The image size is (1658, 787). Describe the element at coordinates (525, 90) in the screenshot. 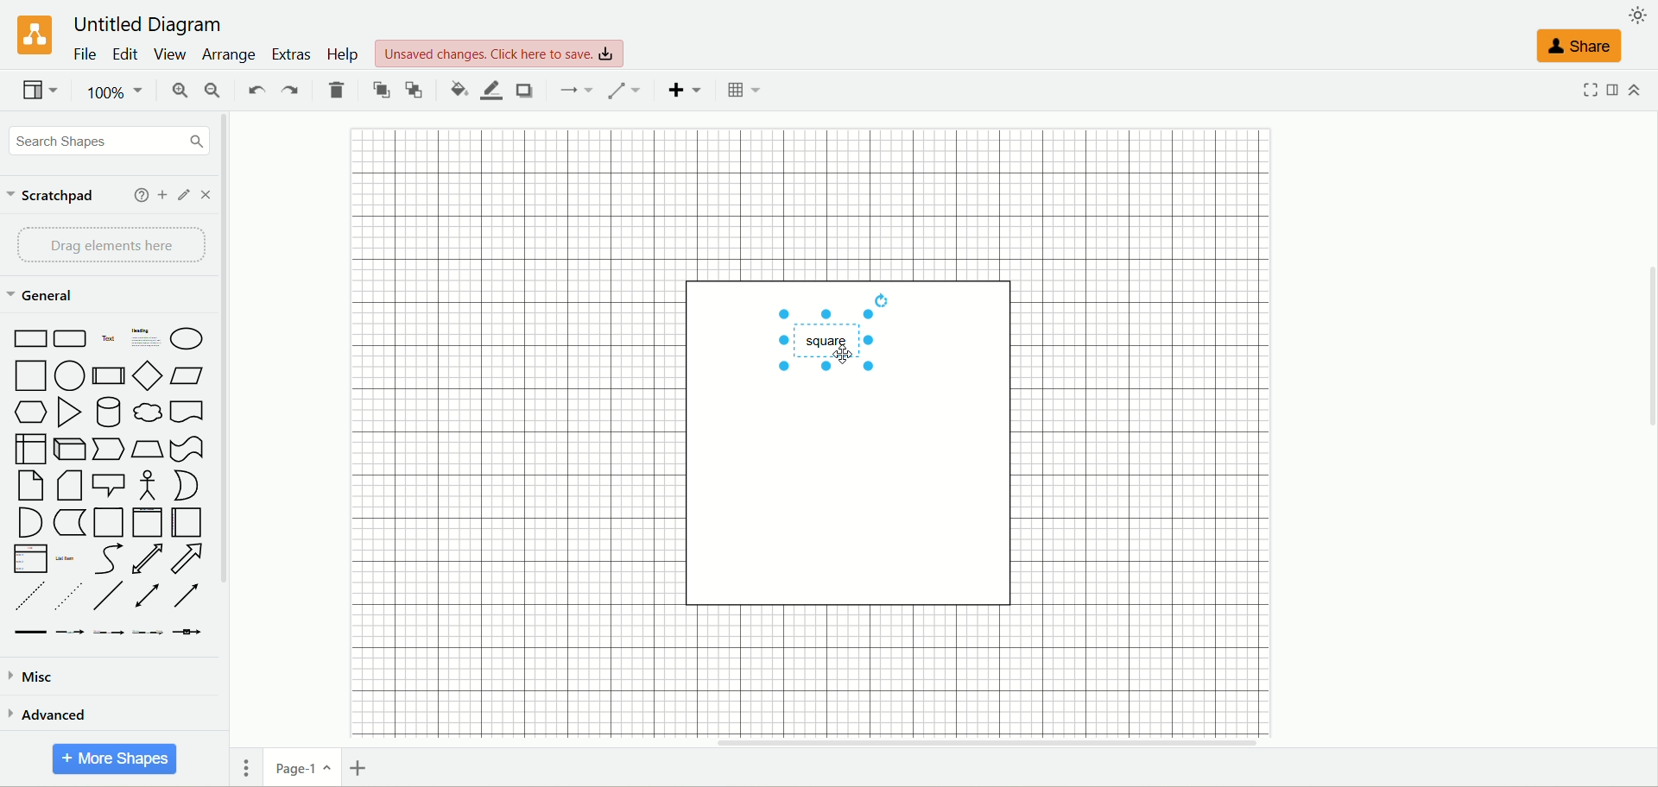

I see `shadow` at that location.